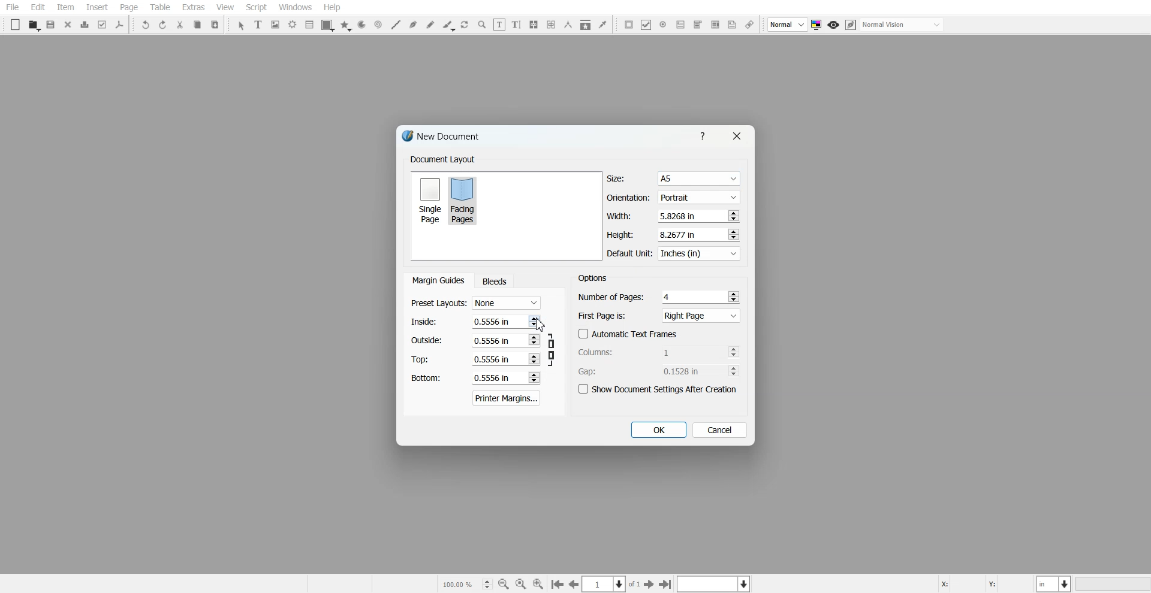 The height and width of the screenshot is (593, 1151). I want to click on Cursor, so click(541, 324).